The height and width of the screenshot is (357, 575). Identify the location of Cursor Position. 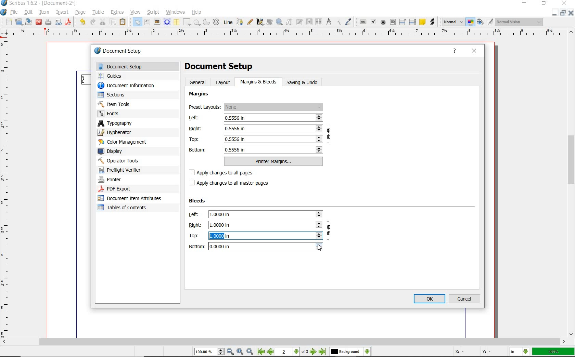
(319, 248).